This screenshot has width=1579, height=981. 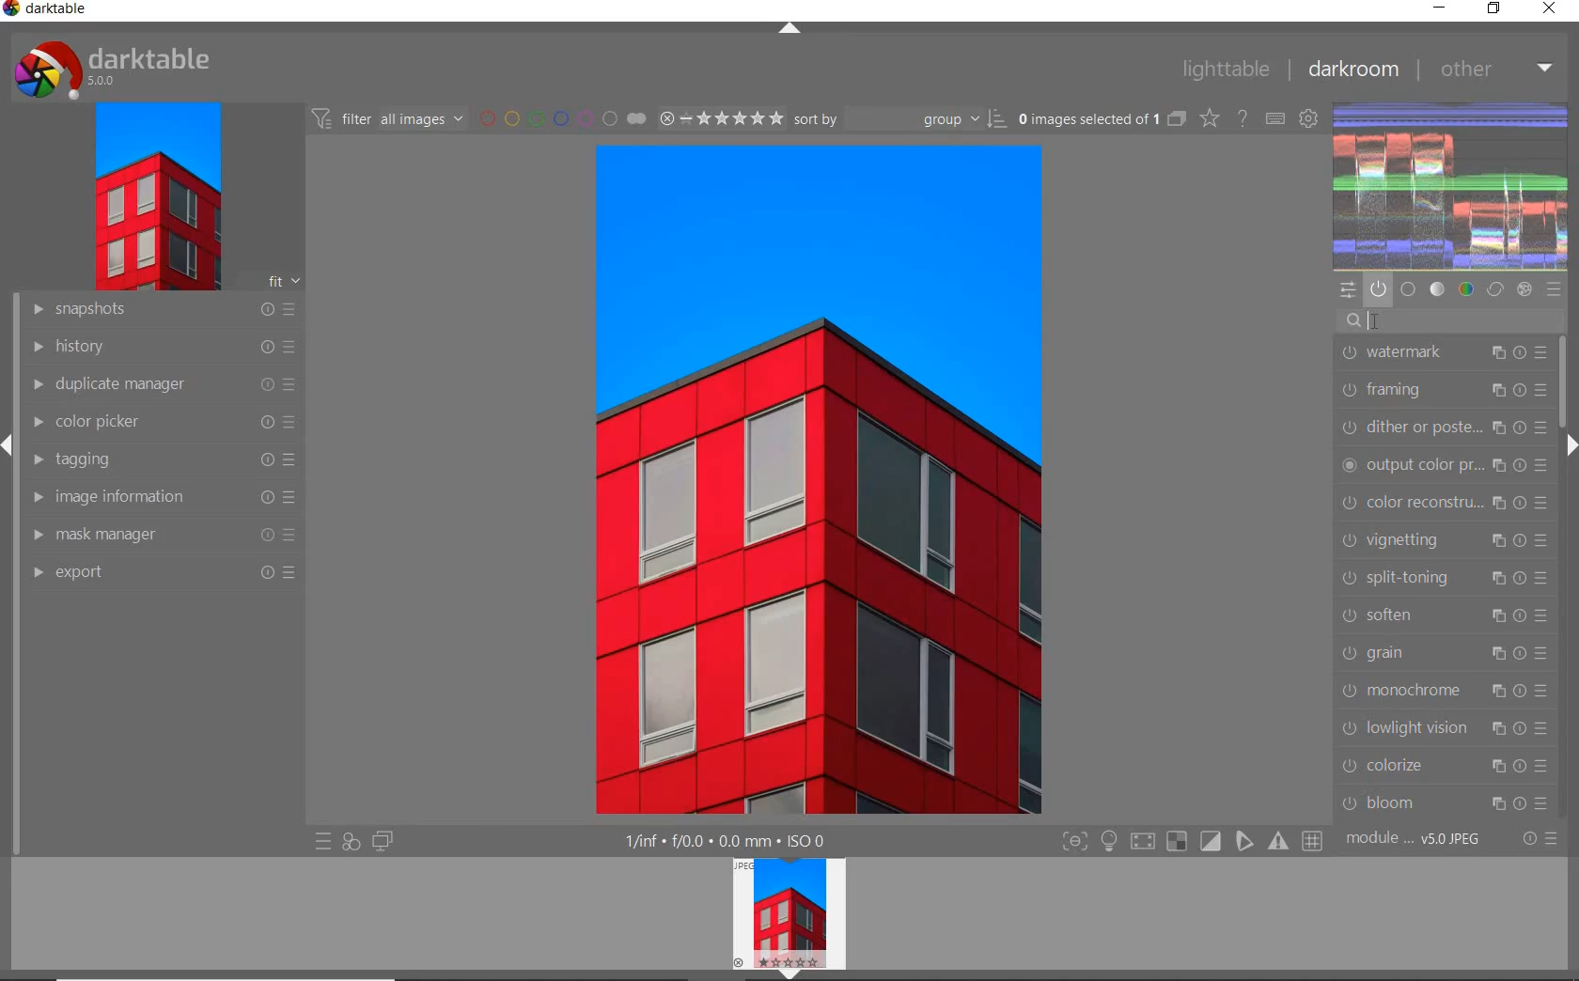 What do you see at coordinates (1440, 9) in the screenshot?
I see `minimize` at bounding box center [1440, 9].